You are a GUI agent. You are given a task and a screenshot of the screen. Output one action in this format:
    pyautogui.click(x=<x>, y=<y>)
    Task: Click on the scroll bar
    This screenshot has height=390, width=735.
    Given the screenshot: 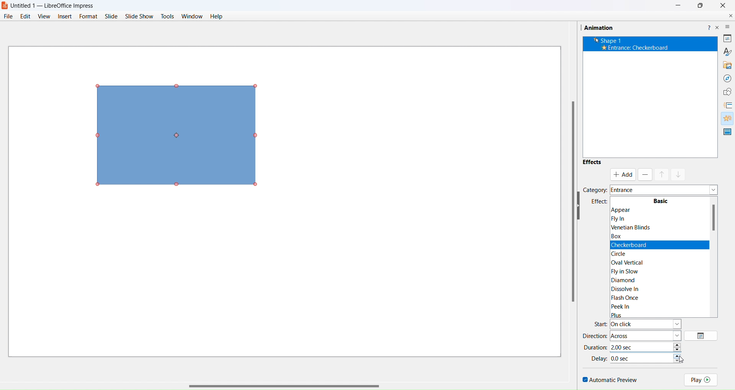 What is the action you would take?
    pyautogui.click(x=284, y=382)
    